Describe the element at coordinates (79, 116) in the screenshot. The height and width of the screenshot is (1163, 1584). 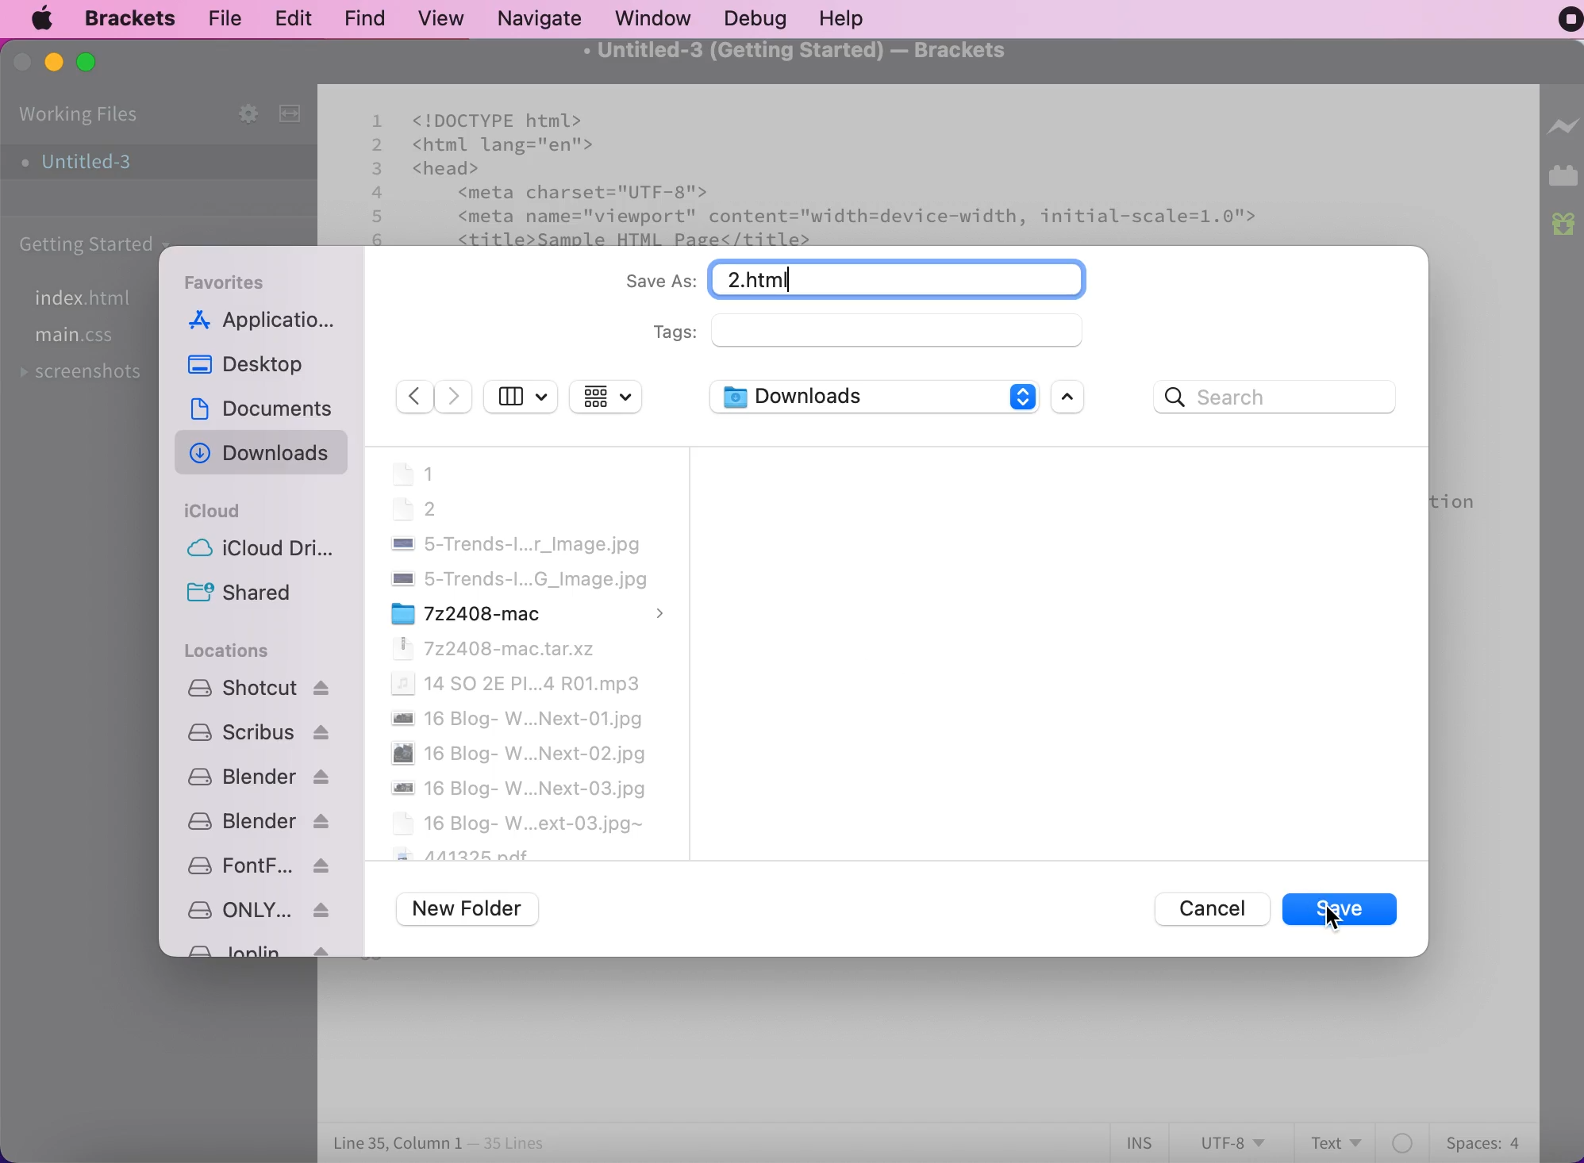
I see `working files` at that location.